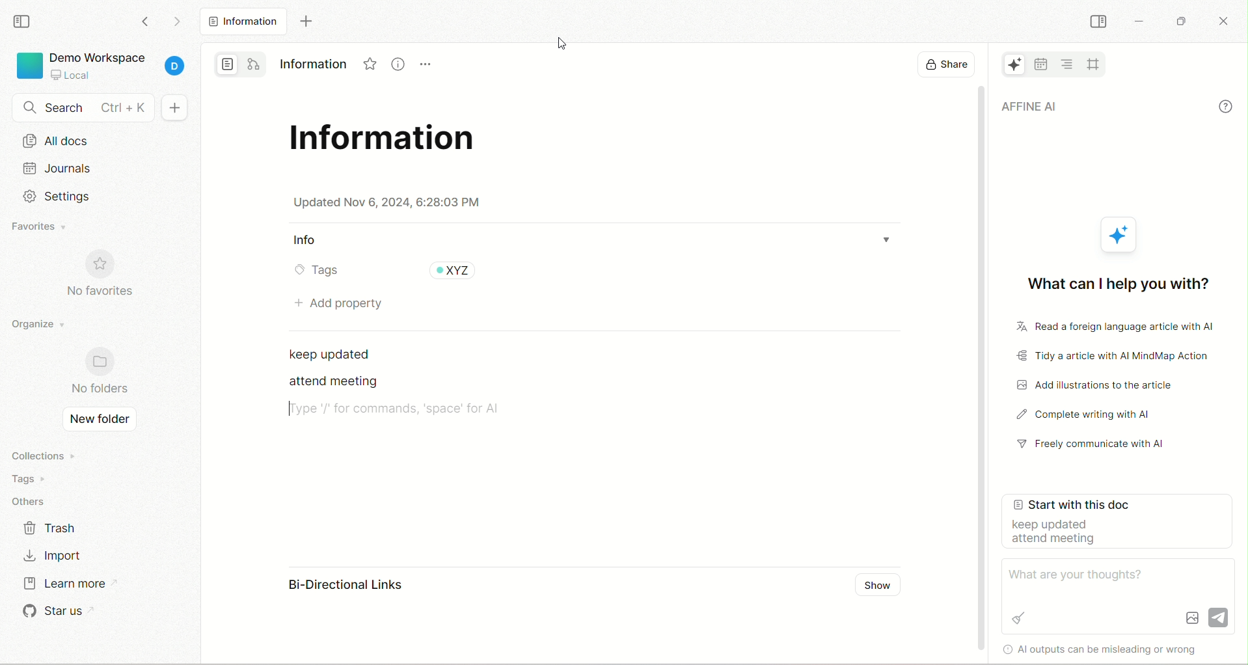  I want to click on table of content, so click(1068, 62).